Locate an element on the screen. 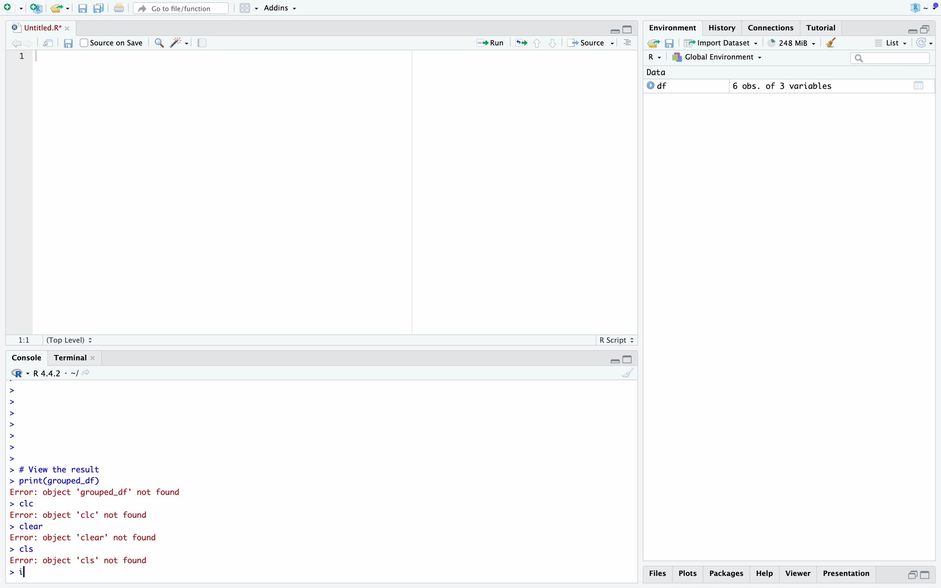 Image resolution: width=941 pixels, height=588 pixels. Refresh list is located at coordinates (924, 42).